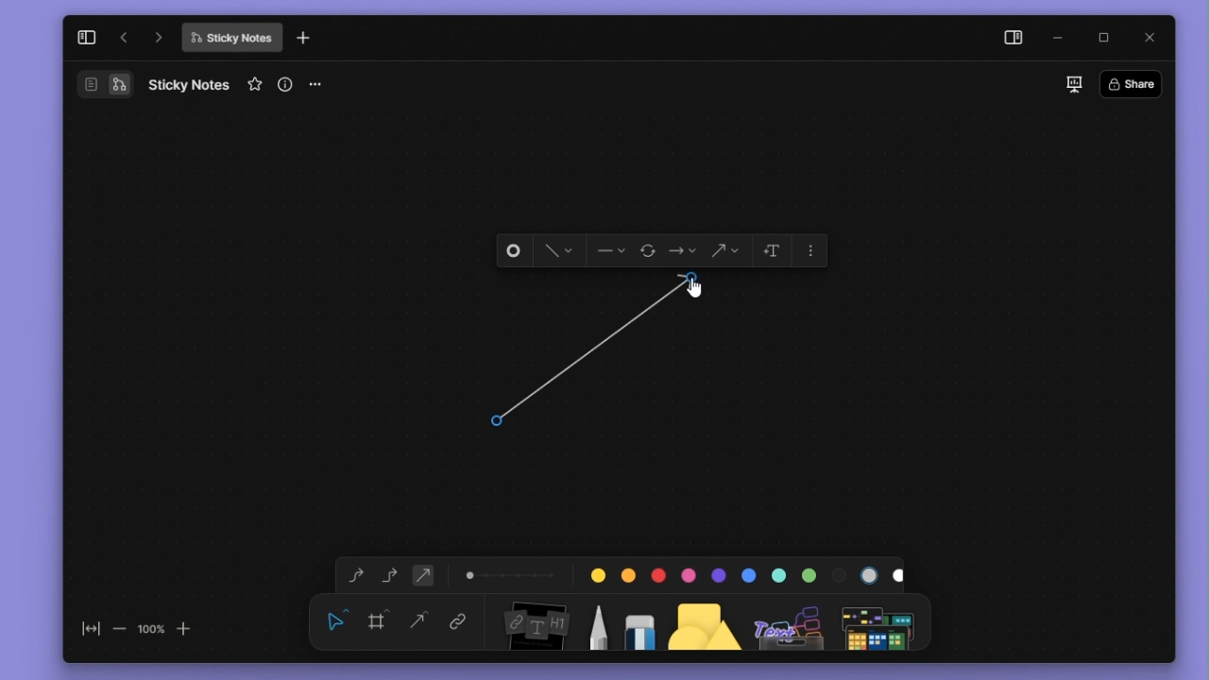 This screenshot has width=1209, height=680. I want to click on file name, so click(231, 38).